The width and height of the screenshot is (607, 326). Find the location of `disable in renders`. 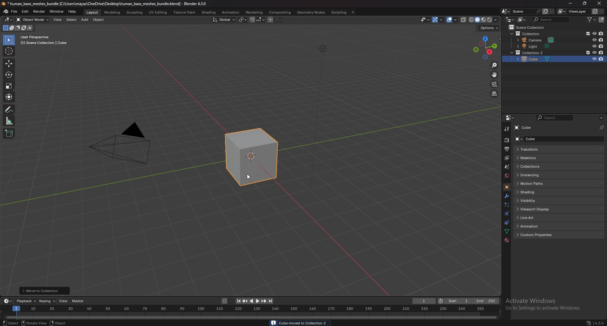

disable in renders is located at coordinates (601, 33).